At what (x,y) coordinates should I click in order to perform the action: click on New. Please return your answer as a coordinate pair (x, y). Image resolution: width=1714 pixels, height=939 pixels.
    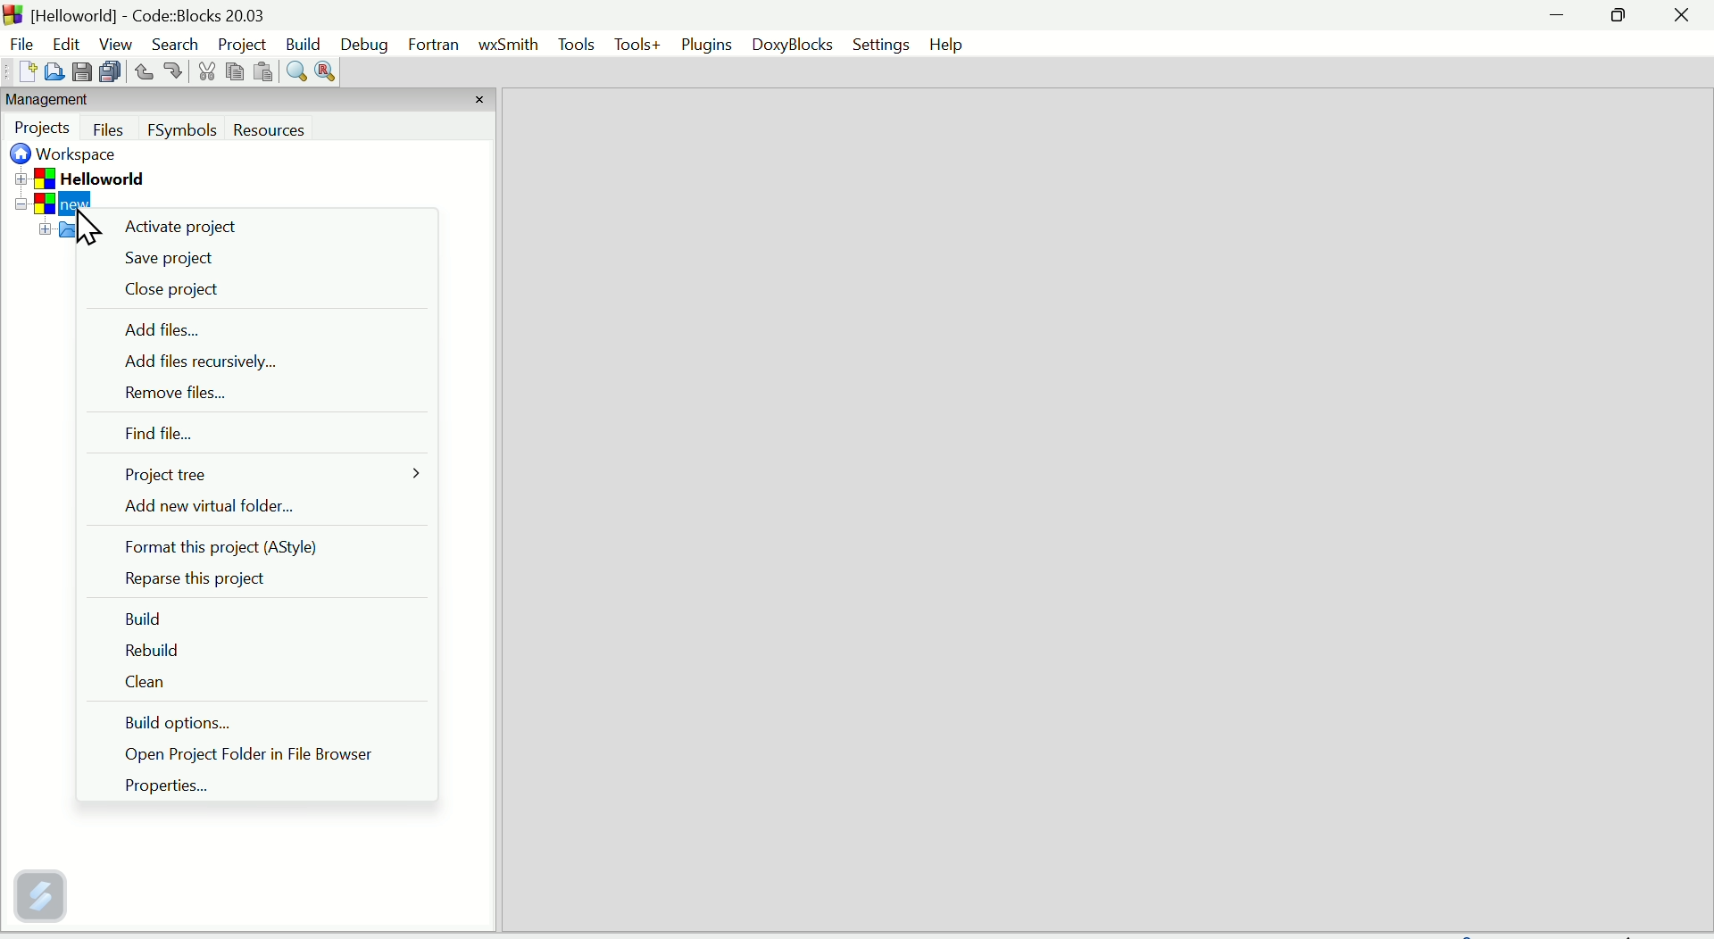
    Looking at the image, I should click on (69, 204).